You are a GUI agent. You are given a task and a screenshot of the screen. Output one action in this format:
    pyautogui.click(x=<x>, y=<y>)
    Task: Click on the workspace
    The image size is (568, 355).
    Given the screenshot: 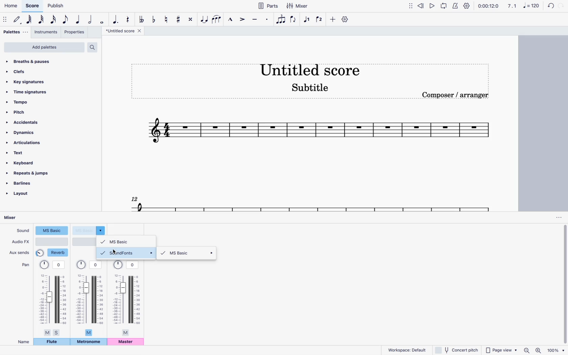 What is the action you would take?
    pyautogui.click(x=407, y=350)
    